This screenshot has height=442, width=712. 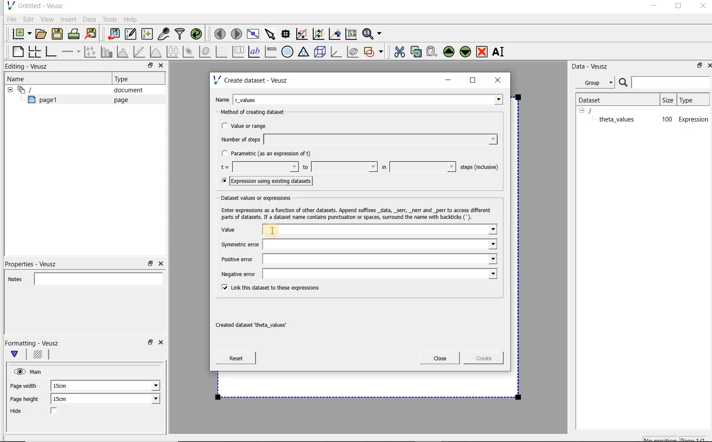 What do you see at coordinates (18, 355) in the screenshot?
I see `Main formatting` at bounding box center [18, 355].